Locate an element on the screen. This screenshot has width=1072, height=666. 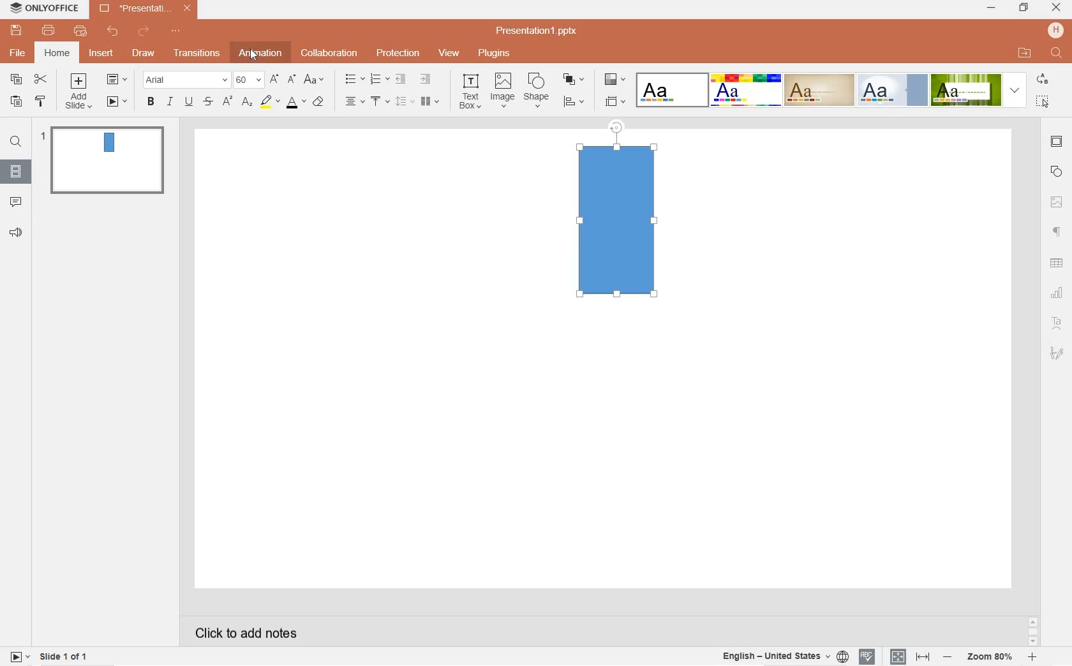
superscript is located at coordinates (227, 102).